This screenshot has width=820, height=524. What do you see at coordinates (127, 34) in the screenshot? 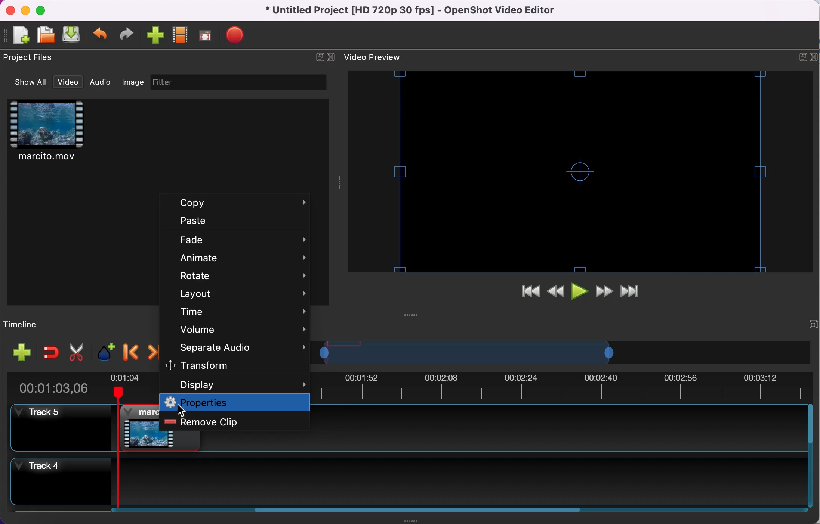
I see `redo` at bounding box center [127, 34].